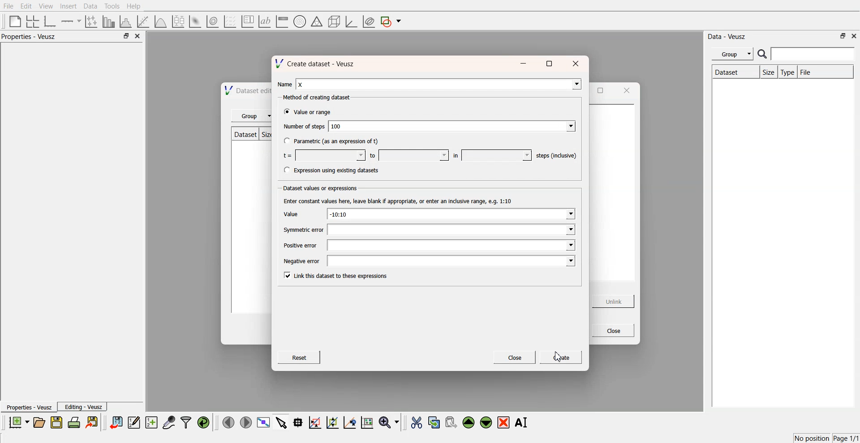  I want to click on zoom funtions, so click(389, 423).